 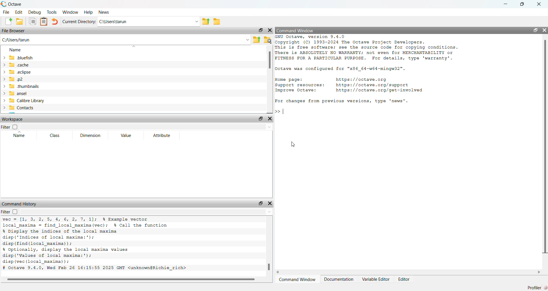 I want to click on vertical scroll bar, so click(x=269, y=246).